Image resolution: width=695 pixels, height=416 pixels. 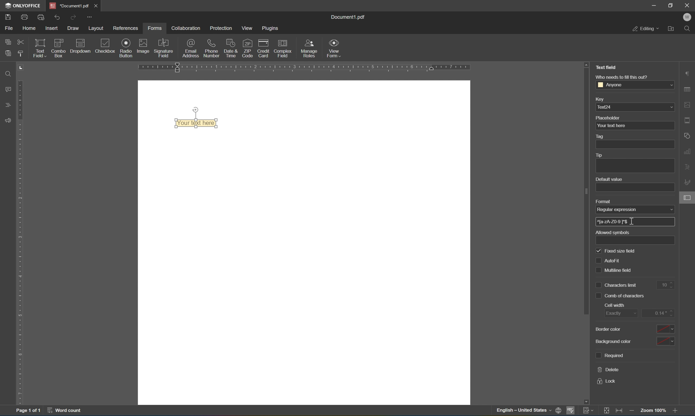 I want to click on word count, so click(x=68, y=411).